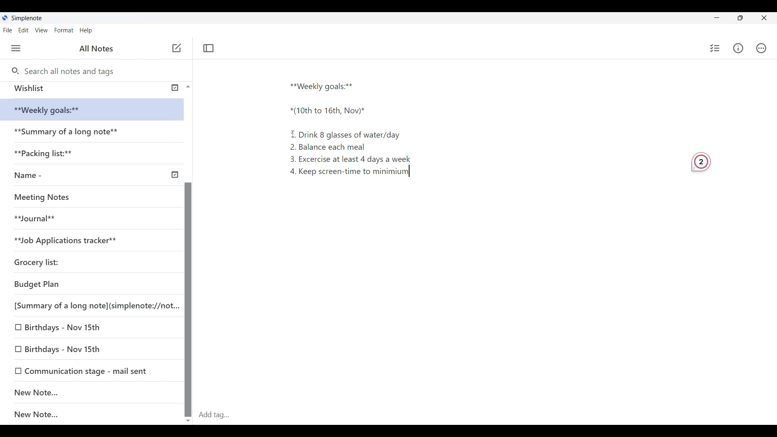  Describe the element at coordinates (176, 48) in the screenshot. I see `New note` at that location.